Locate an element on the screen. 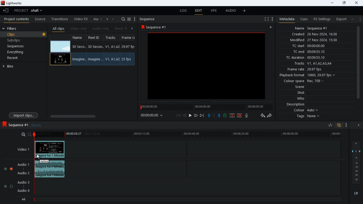  tc duration is located at coordinates (305, 58).